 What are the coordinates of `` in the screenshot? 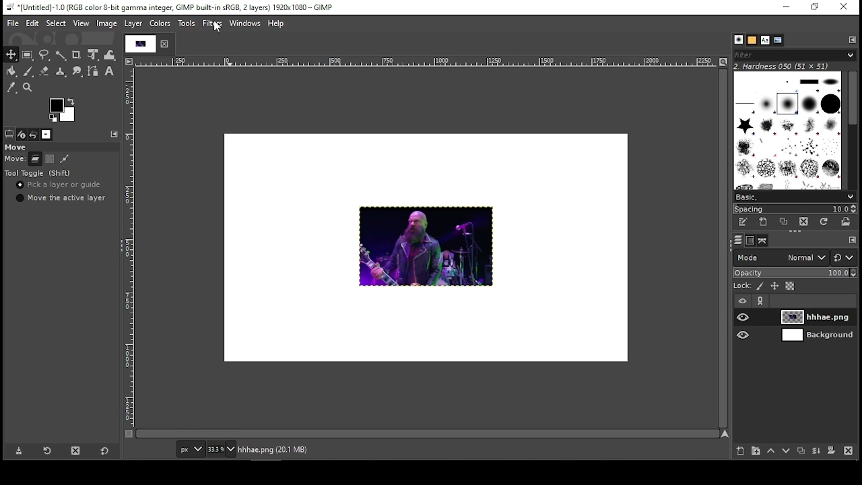 It's located at (223, 450).